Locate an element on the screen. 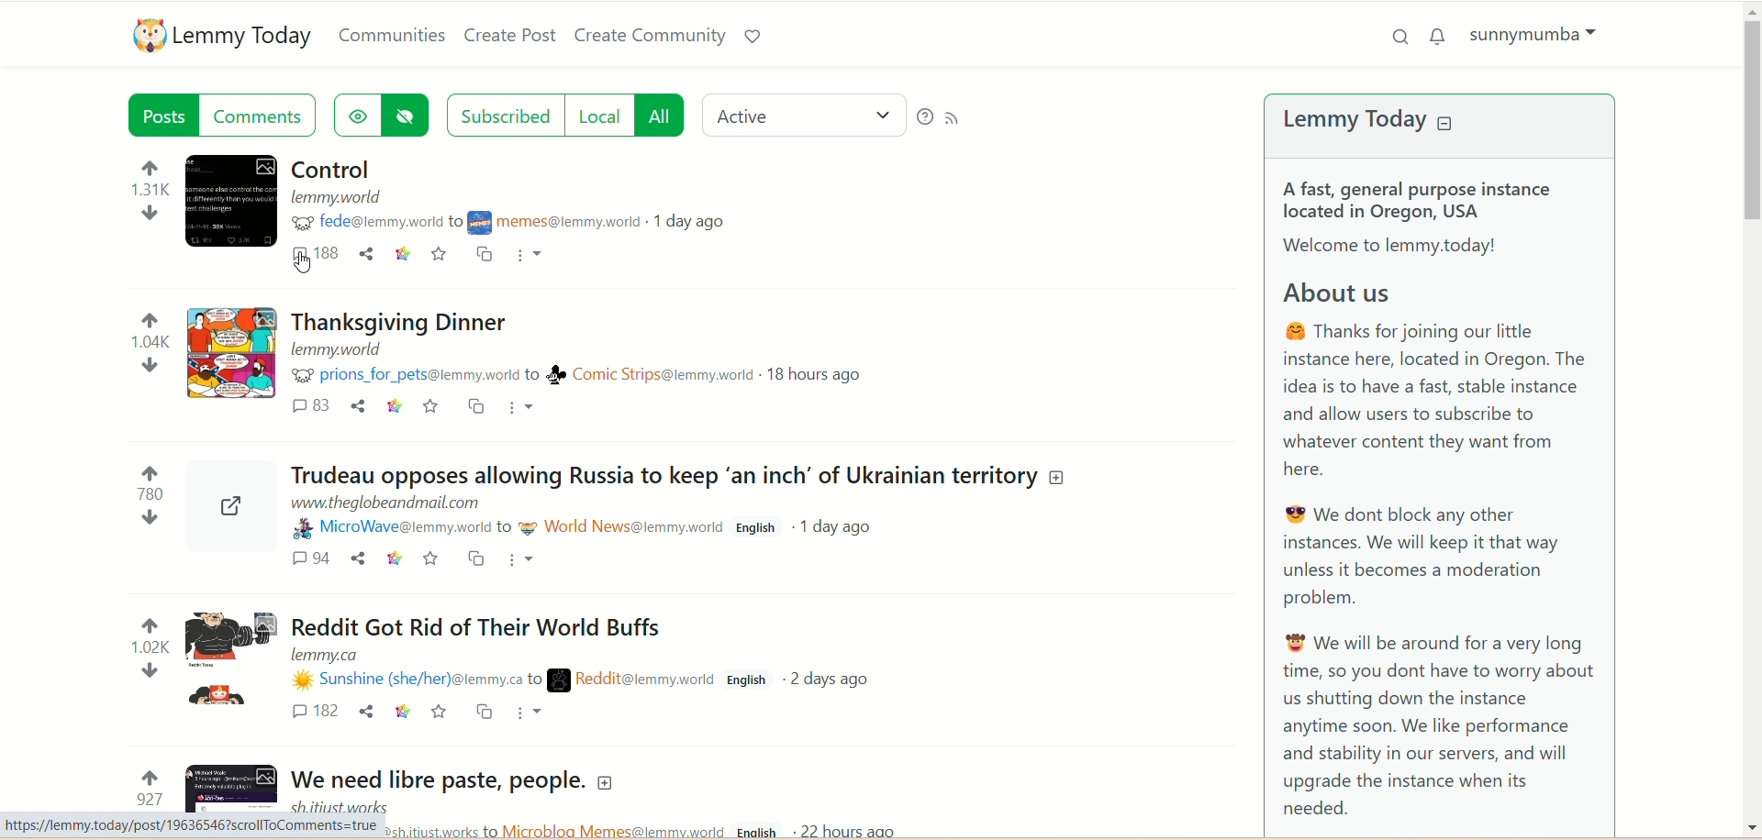 The image size is (1762, 840). votes up and down is located at coordinates (140, 348).